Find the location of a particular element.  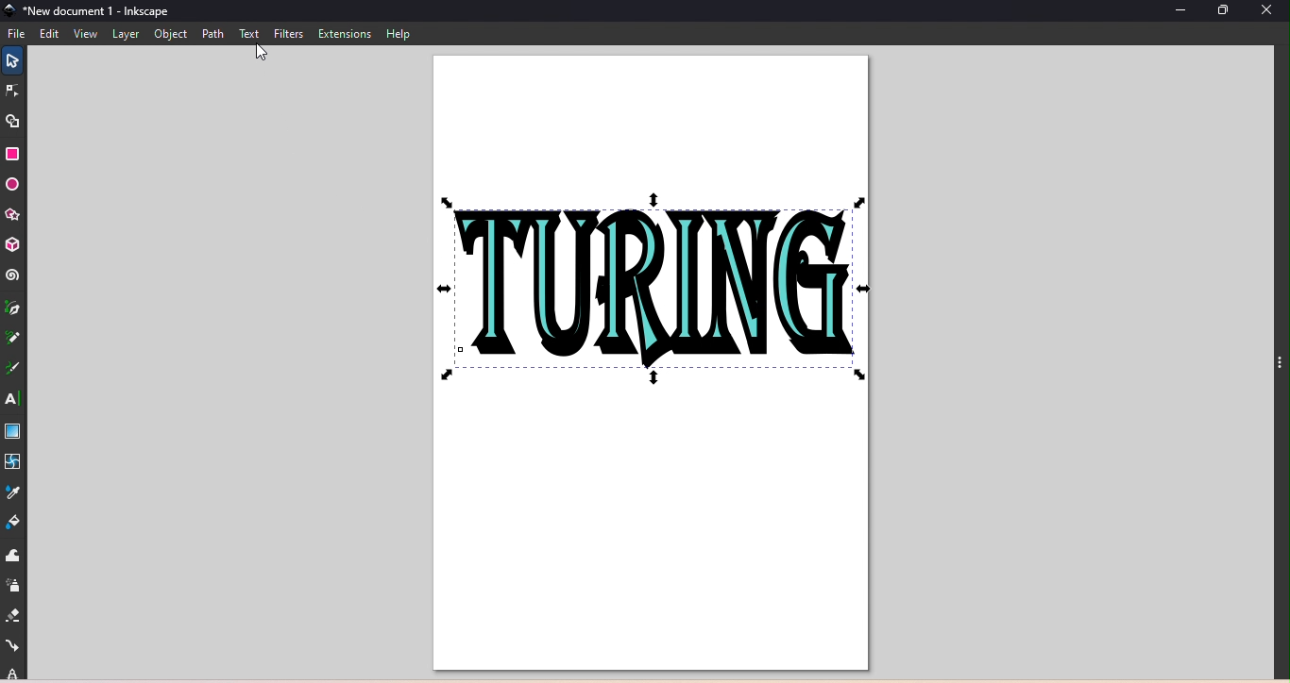

Help is located at coordinates (398, 34).